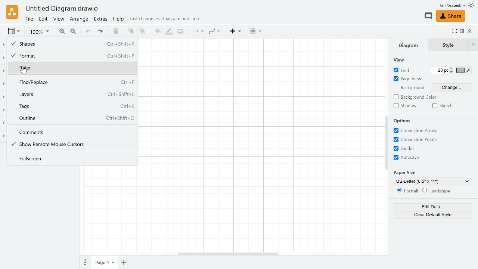 This screenshot has height=269, width=478. I want to click on Extras, so click(101, 19).